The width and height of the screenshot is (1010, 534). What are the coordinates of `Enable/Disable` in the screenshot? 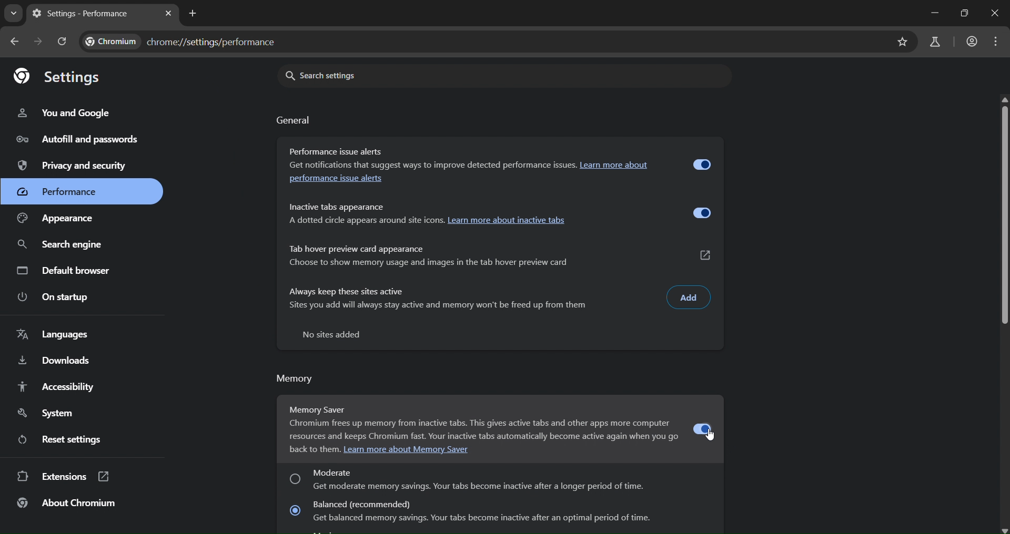 It's located at (701, 214).